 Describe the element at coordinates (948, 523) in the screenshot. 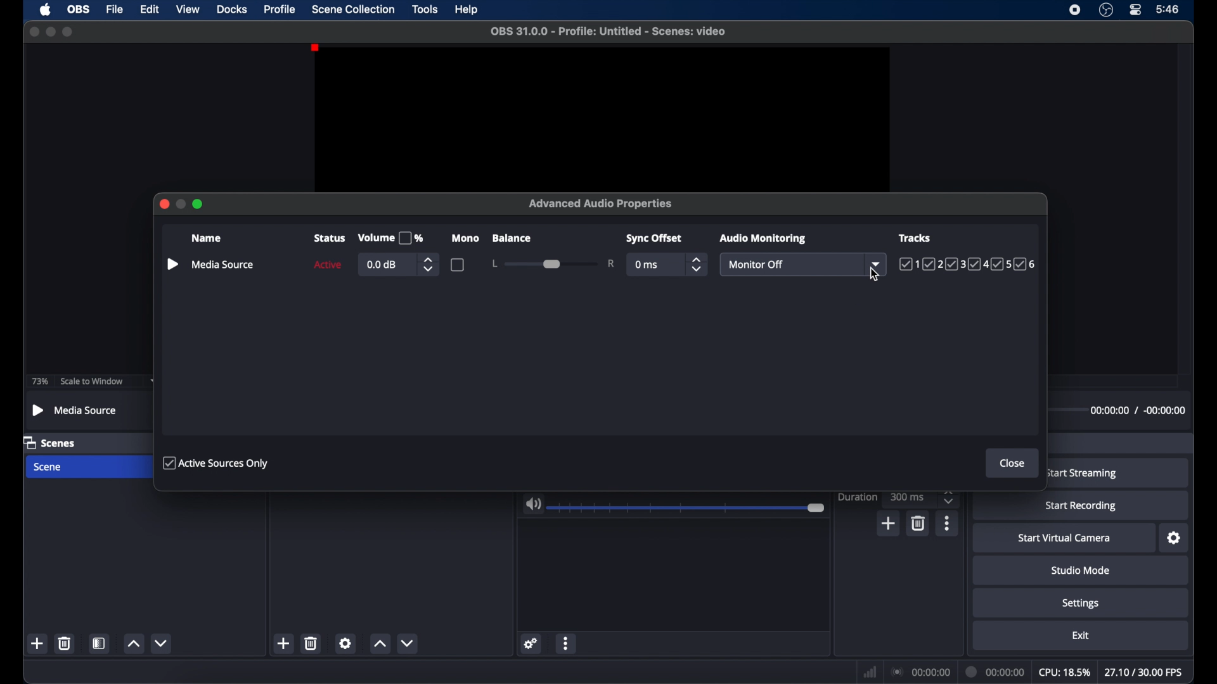

I see `more options` at that location.